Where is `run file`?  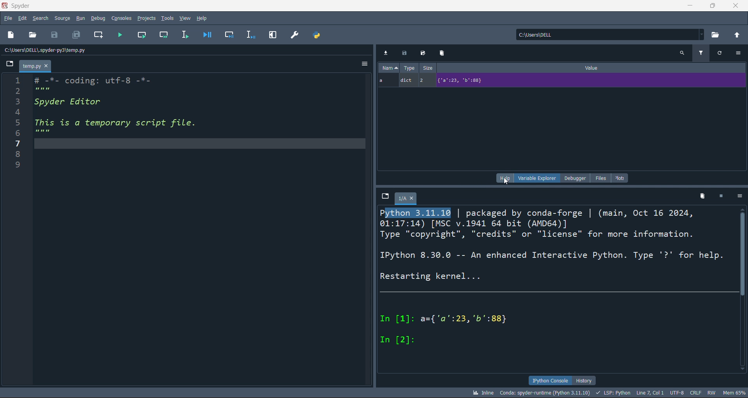 run file is located at coordinates (122, 36).